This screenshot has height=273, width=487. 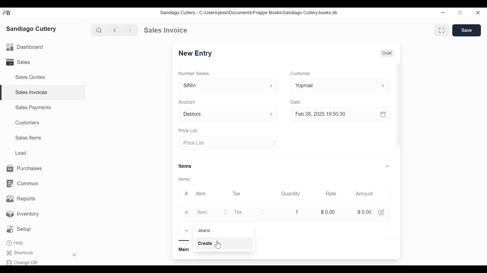 What do you see at coordinates (207, 243) in the screenshot?
I see `Create` at bounding box center [207, 243].